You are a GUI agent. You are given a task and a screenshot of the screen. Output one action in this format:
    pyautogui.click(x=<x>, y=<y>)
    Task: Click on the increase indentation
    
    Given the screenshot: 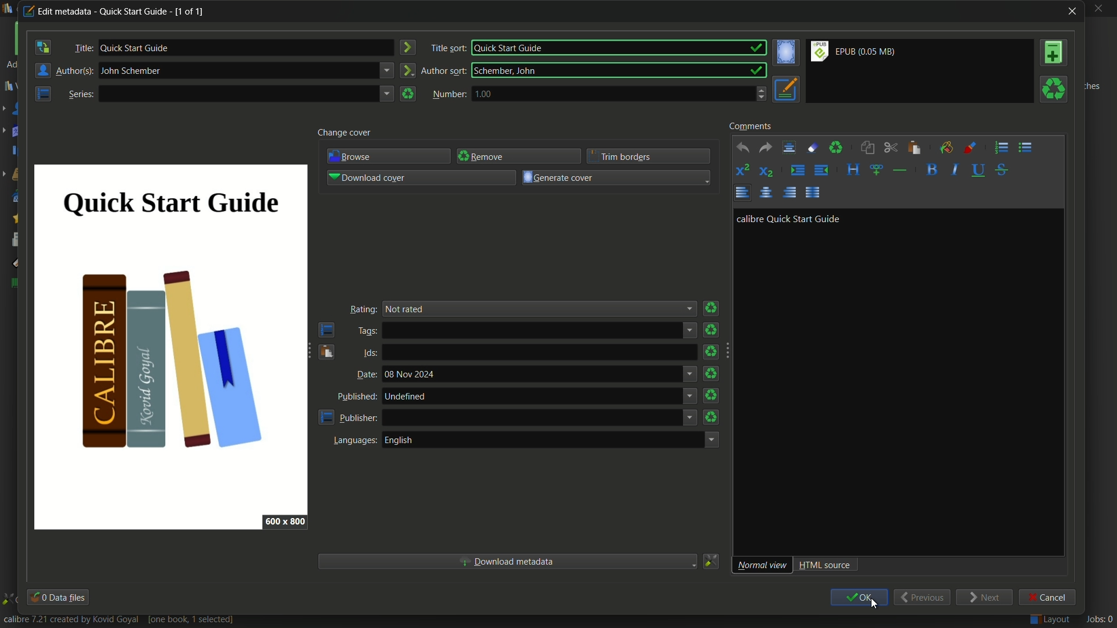 What is the action you would take?
    pyautogui.click(x=796, y=172)
    